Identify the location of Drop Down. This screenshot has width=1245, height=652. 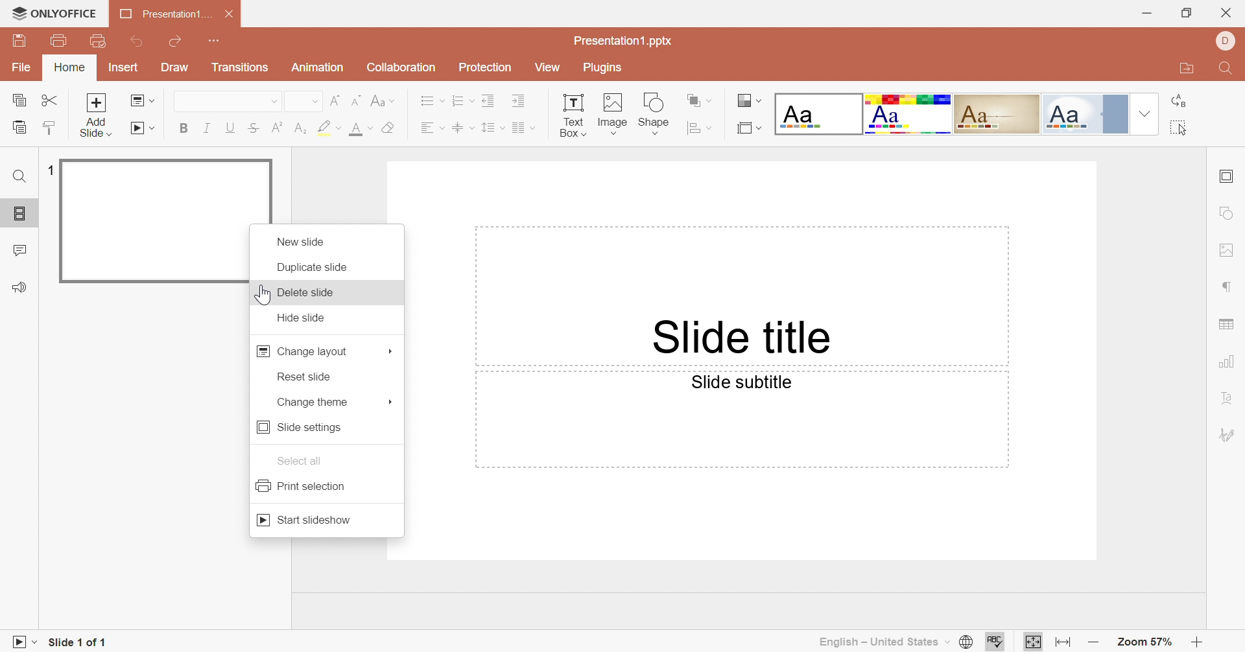
(444, 128).